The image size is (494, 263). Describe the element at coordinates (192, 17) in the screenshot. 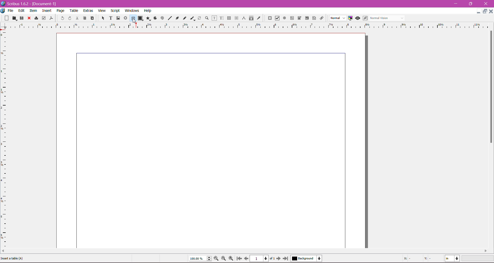

I see `Calligraphic Line` at that location.